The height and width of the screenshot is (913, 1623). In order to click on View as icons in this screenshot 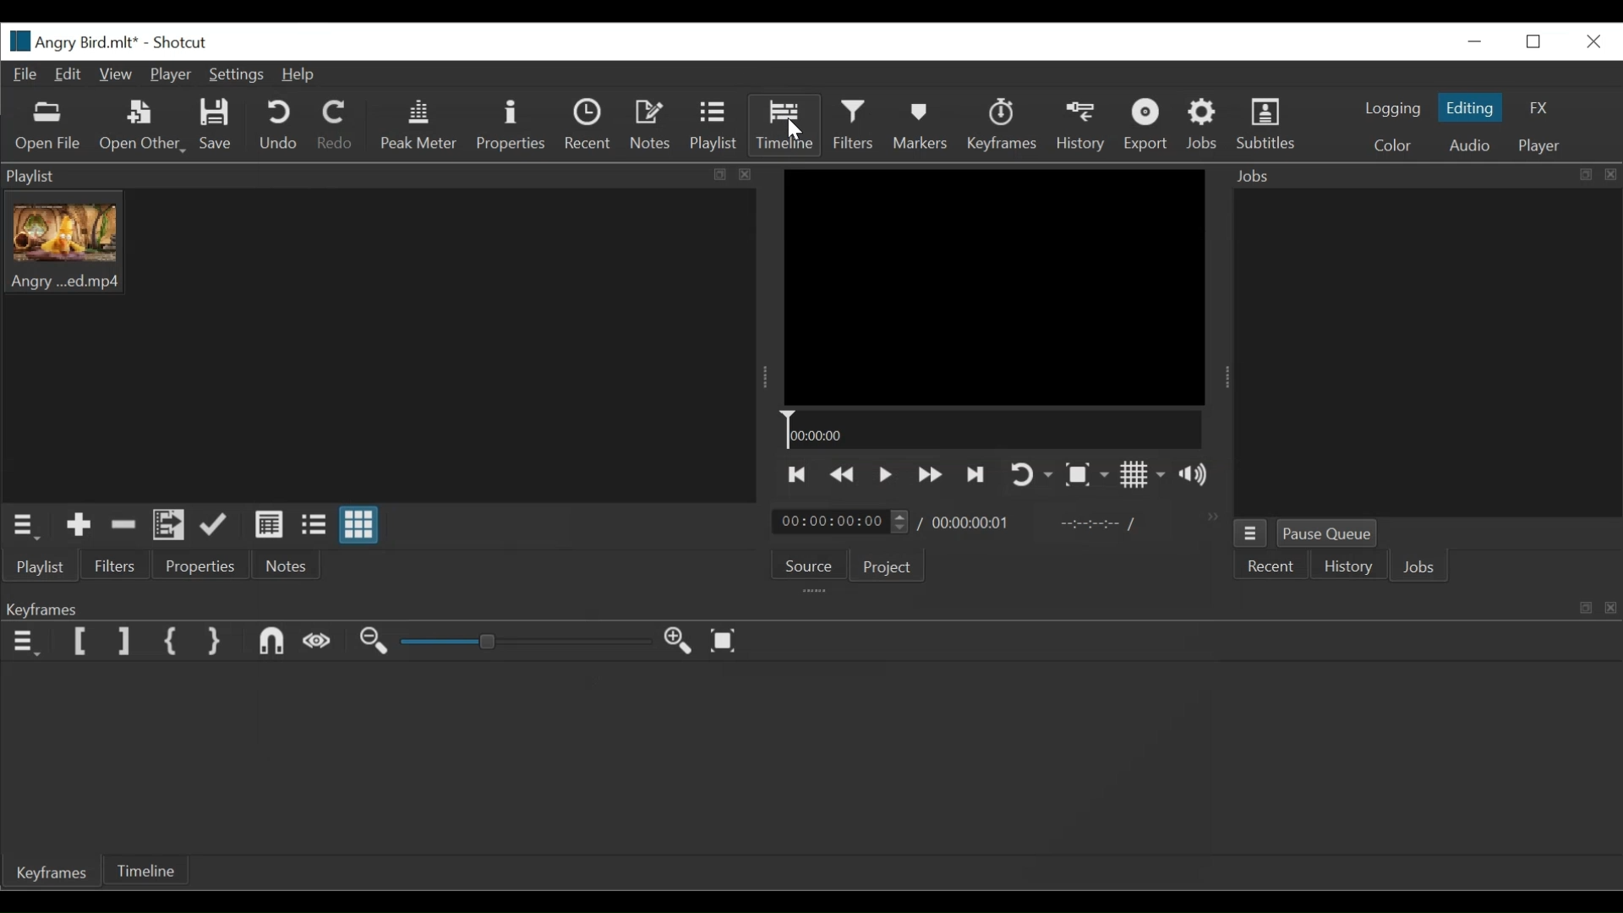, I will do `click(359, 526)`.